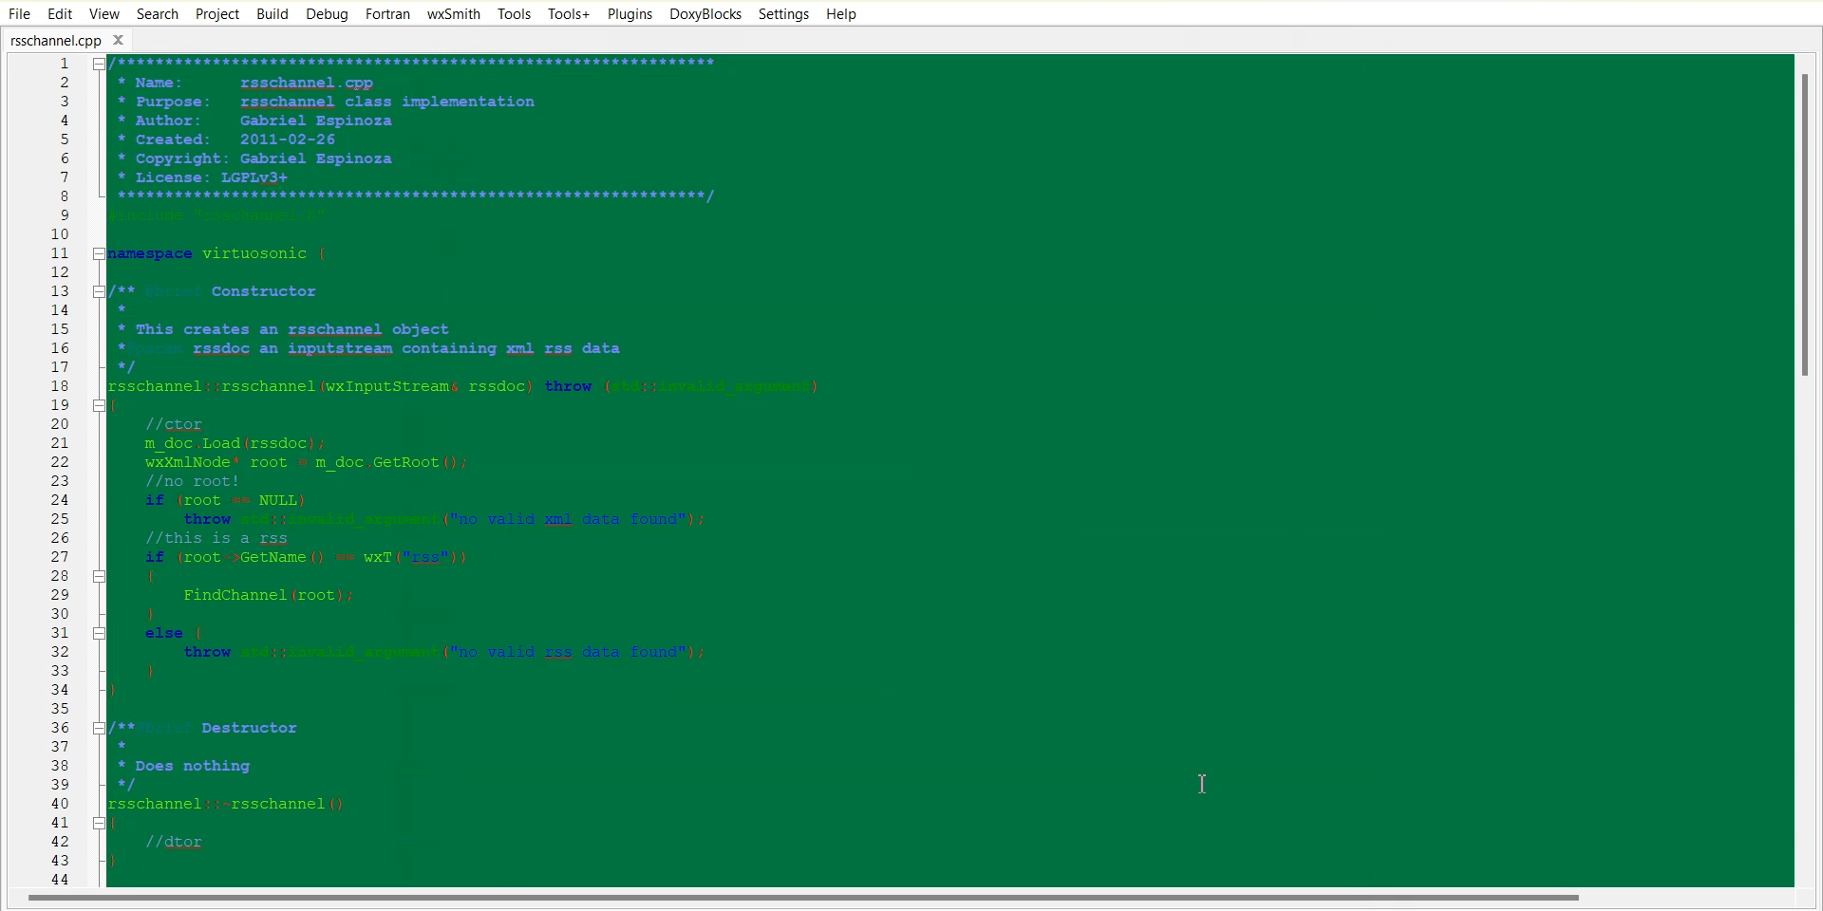 The width and height of the screenshot is (1823, 911). Describe the element at coordinates (1204, 785) in the screenshot. I see `Text Cursor` at that location.